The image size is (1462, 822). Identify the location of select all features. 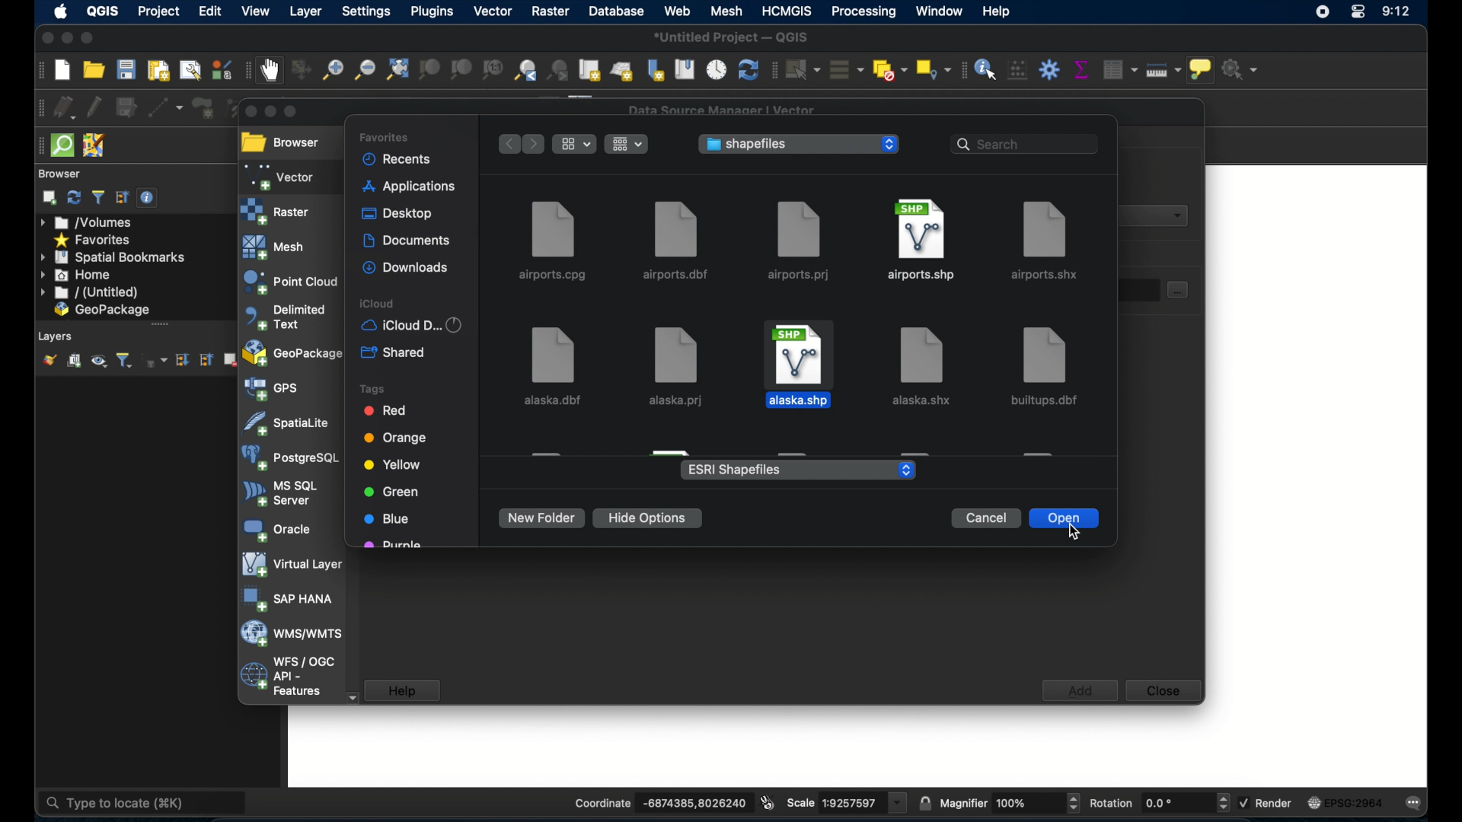
(848, 69).